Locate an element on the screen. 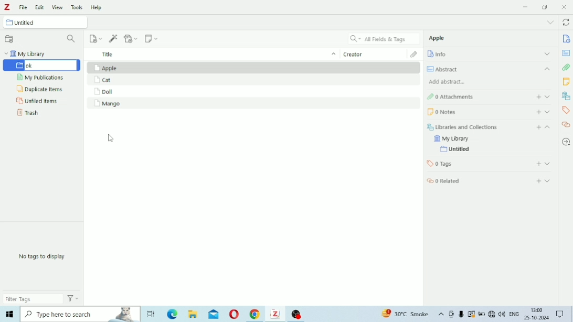  Info is located at coordinates (567, 39).